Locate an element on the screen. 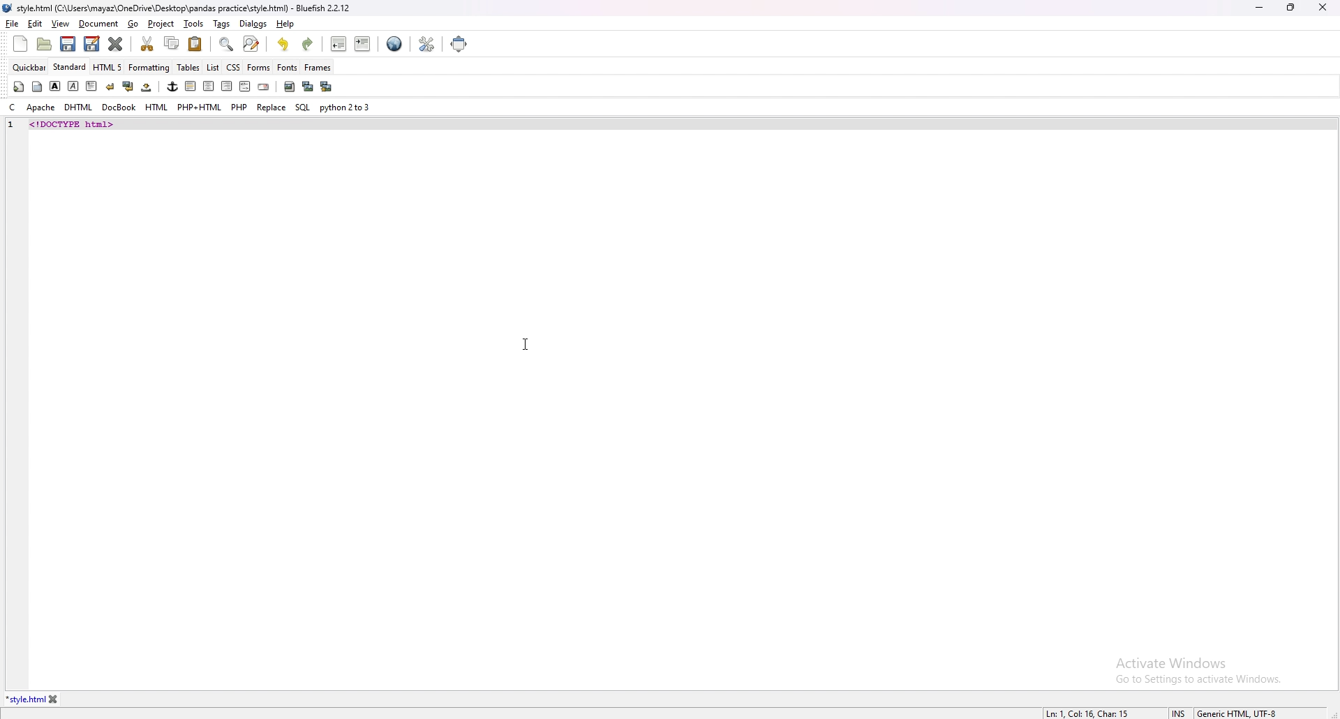 The image size is (1340, 719). encoding is located at coordinates (1237, 712).